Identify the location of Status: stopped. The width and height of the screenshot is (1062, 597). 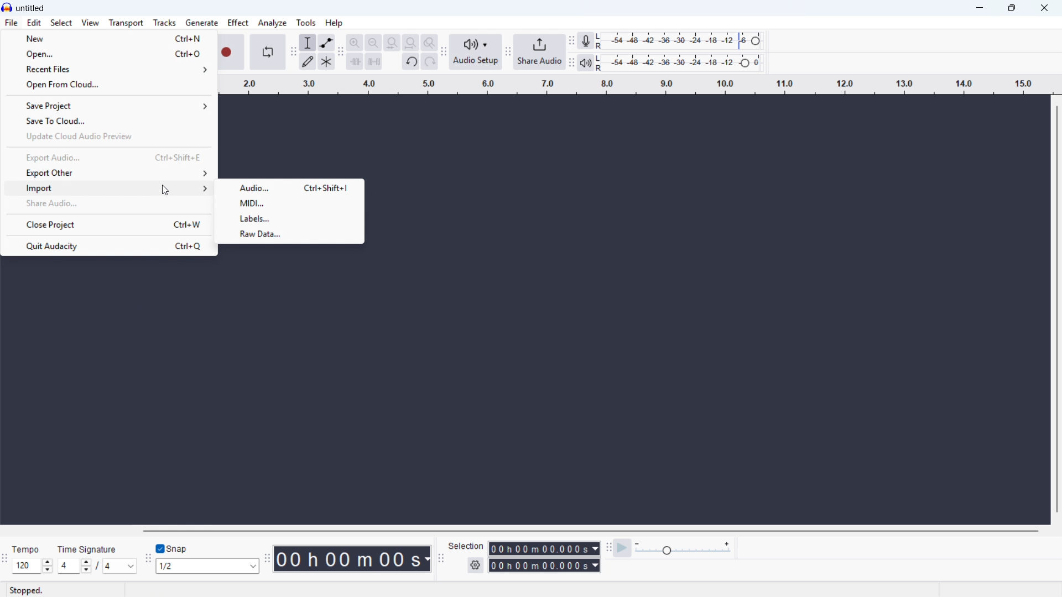
(27, 590).